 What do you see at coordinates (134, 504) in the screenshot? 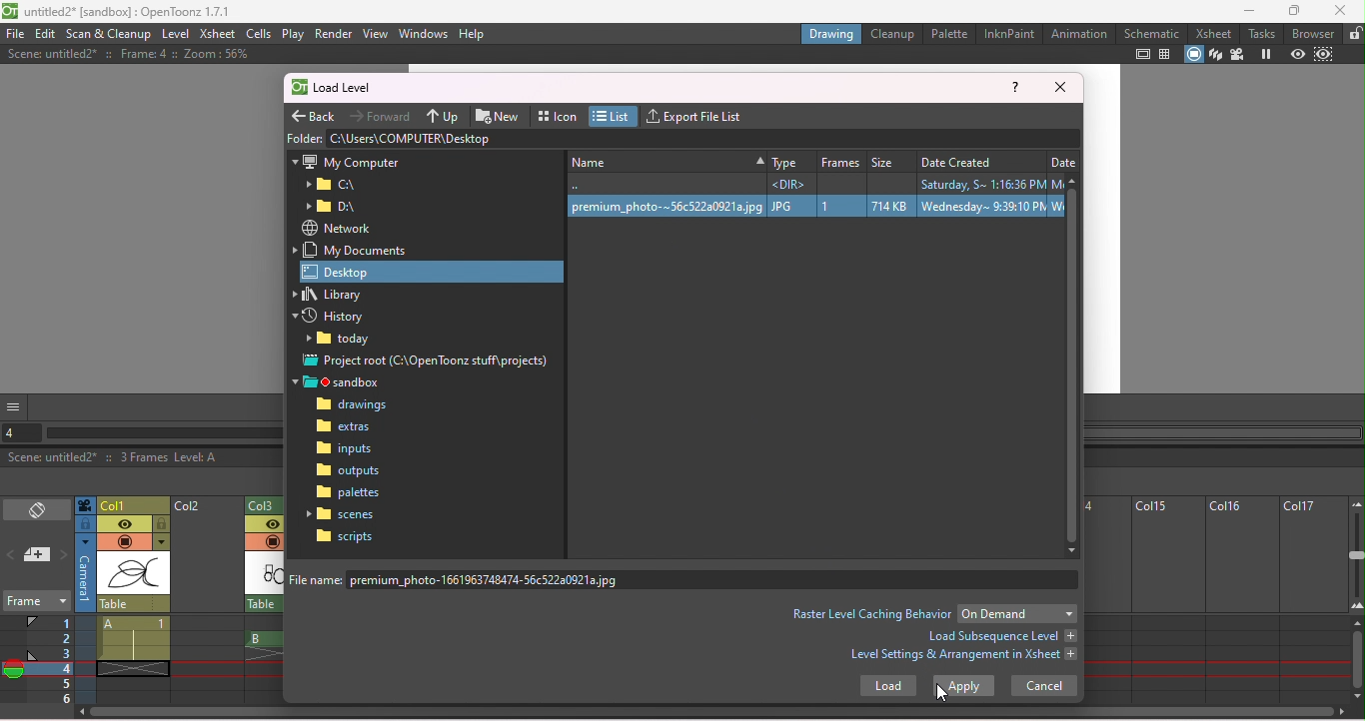
I see `Click to select colun` at bounding box center [134, 504].